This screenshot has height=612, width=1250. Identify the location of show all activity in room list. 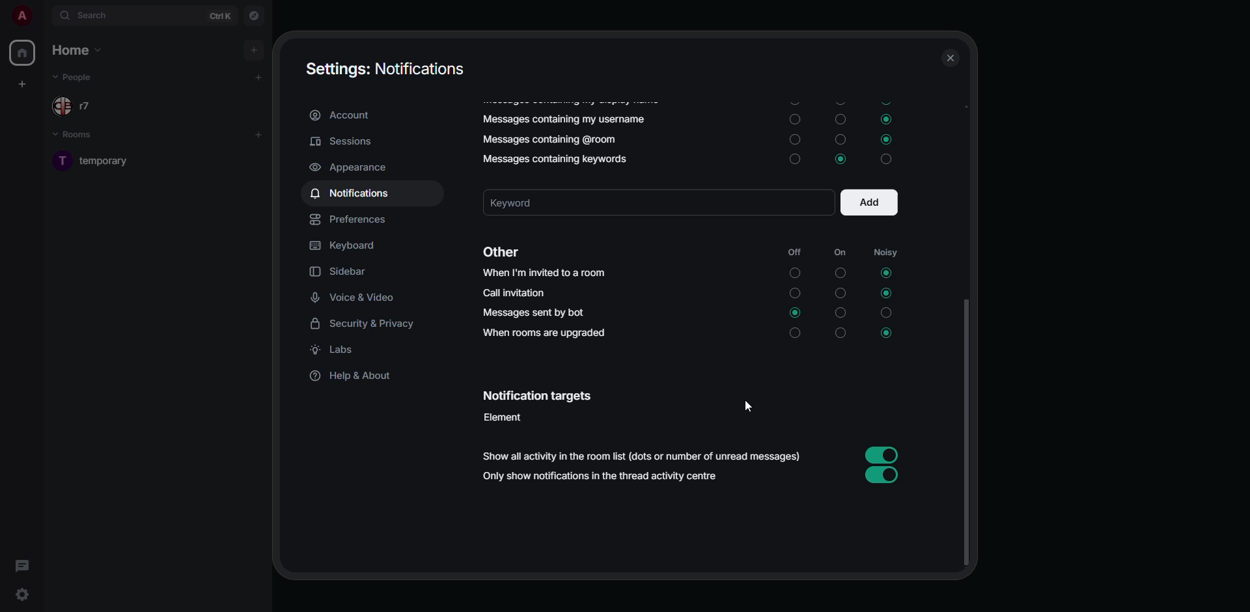
(643, 456).